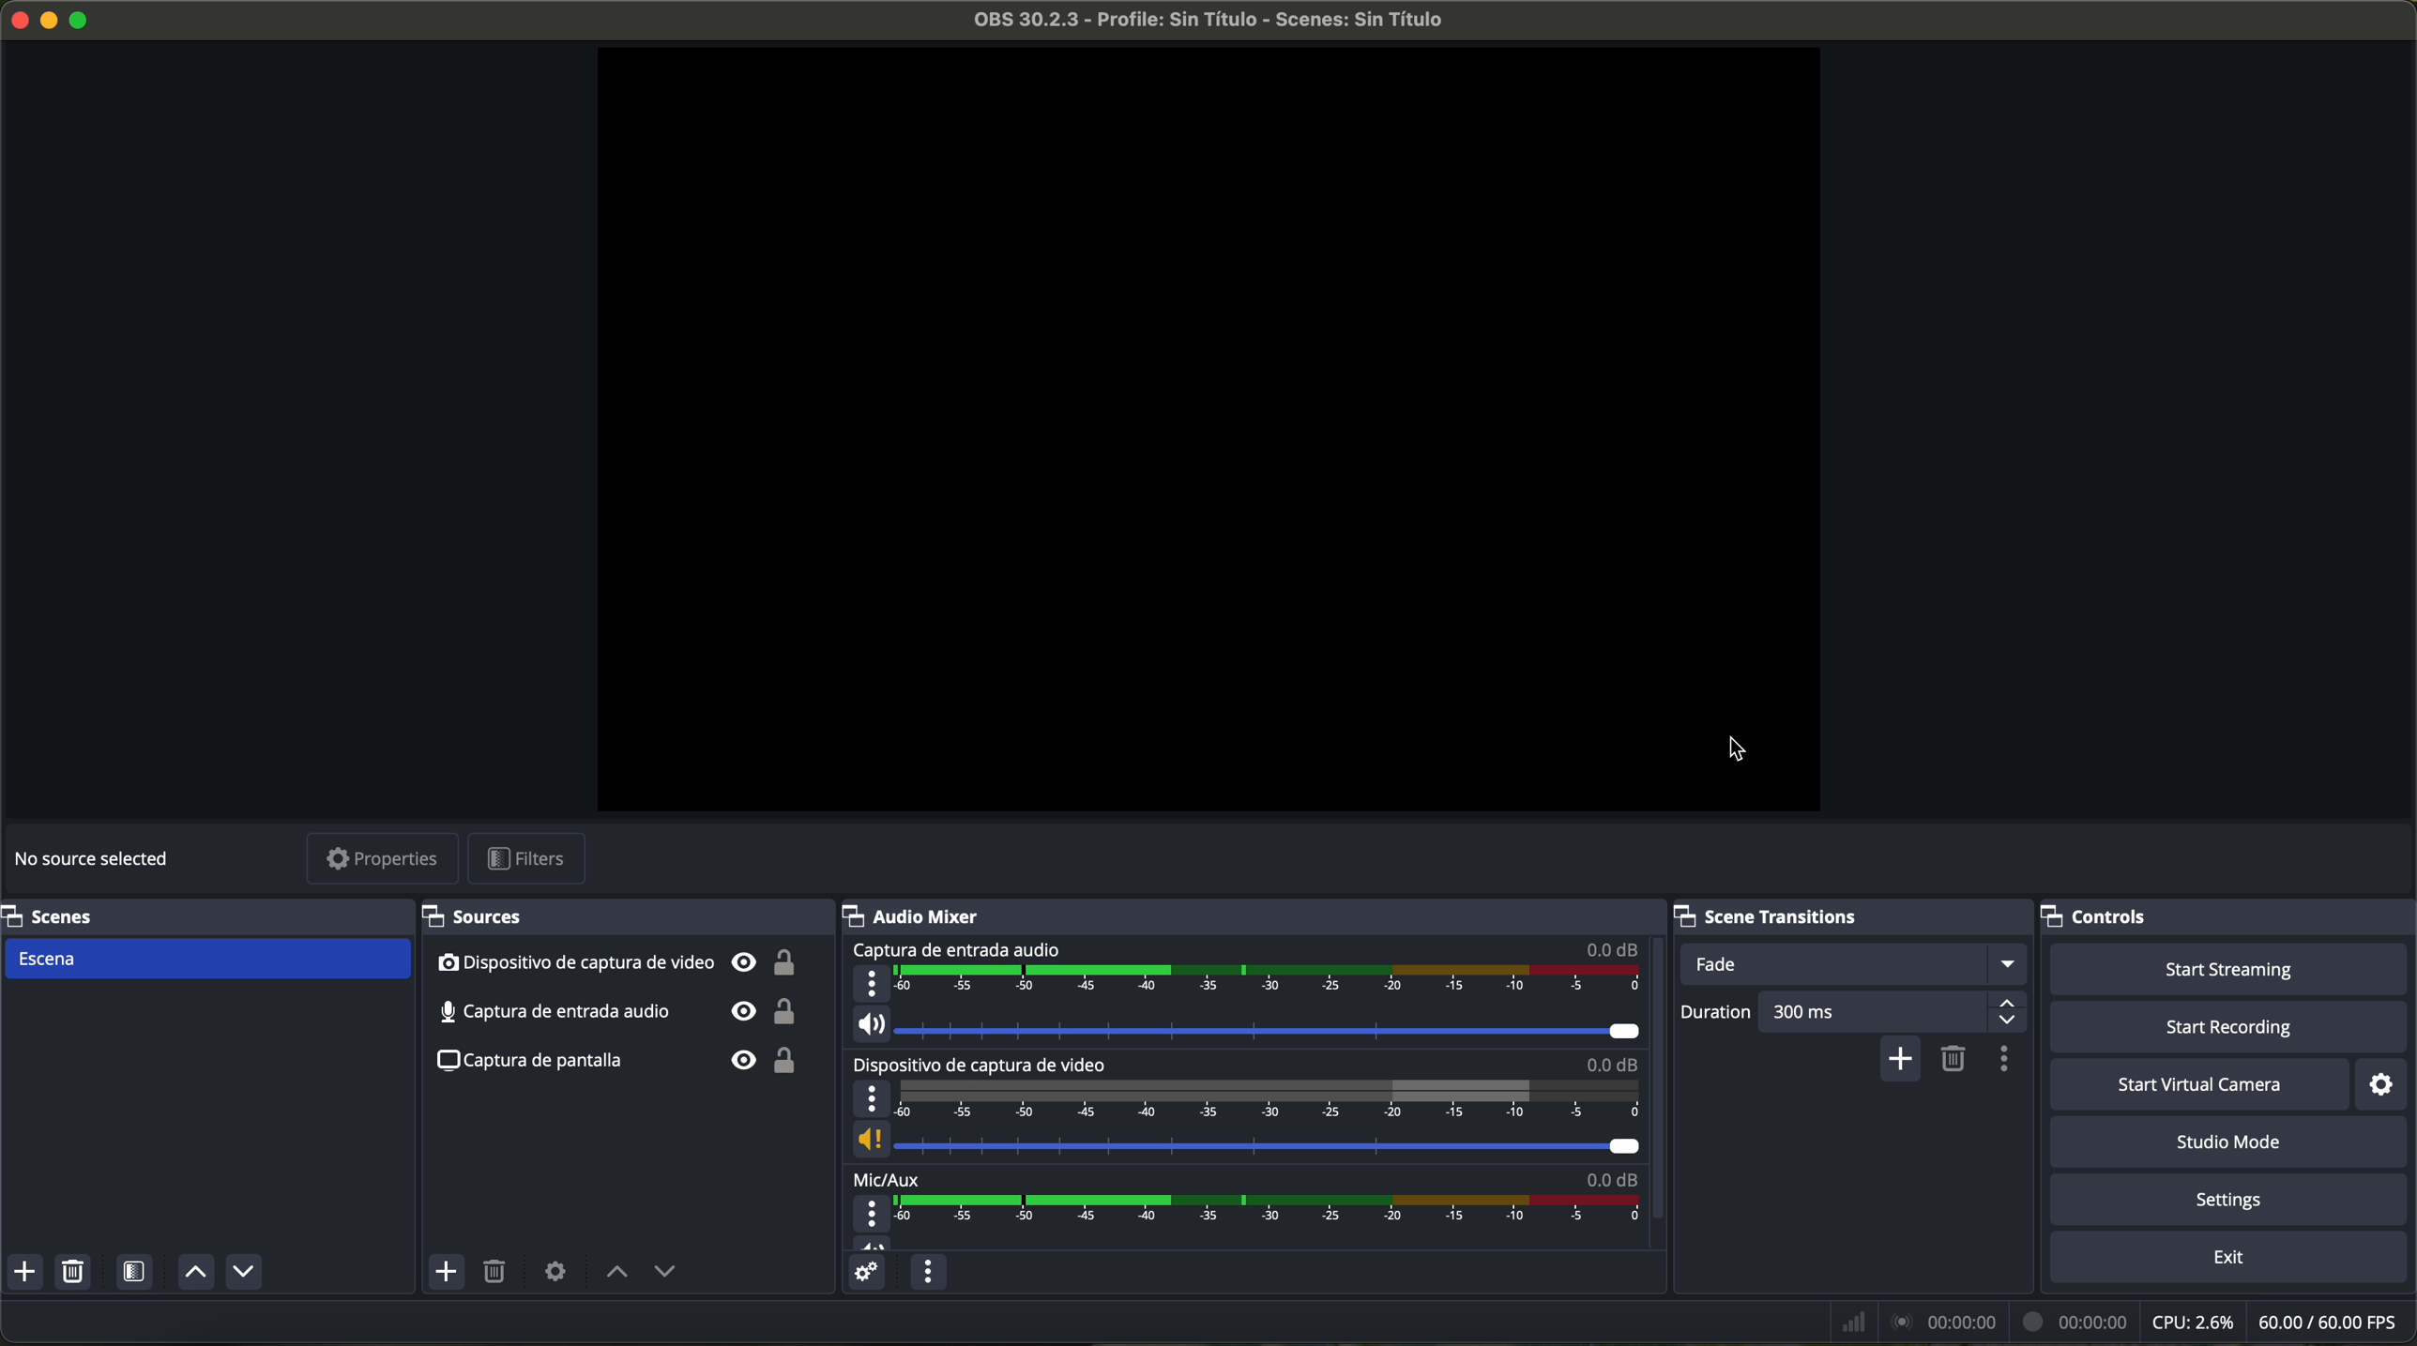 Image resolution: width=2417 pixels, height=1346 pixels. What do you see at coordinates (498, 1273) in the screenshot?
I see `remove selected source` at bounding box center [498, 1273].